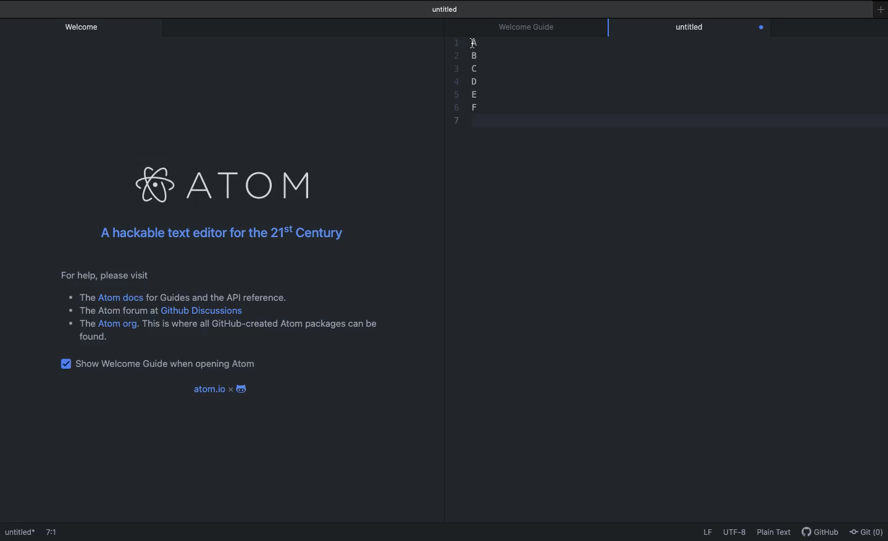  What do you see at coordinates (456, 109) in the screenshot?
I see `6` at bounding box center [456, 109].